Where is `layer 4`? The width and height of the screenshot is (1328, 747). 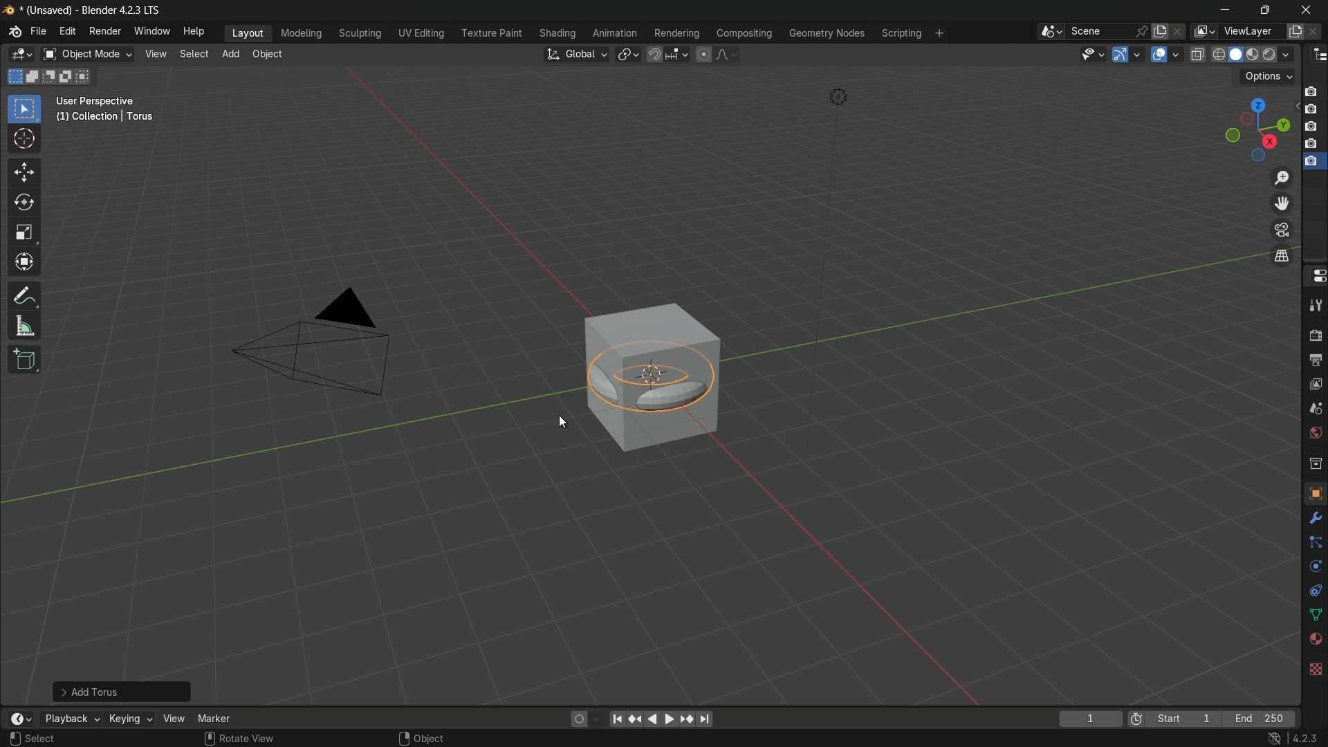
layer 4 is located at coordinates (1313, 144).